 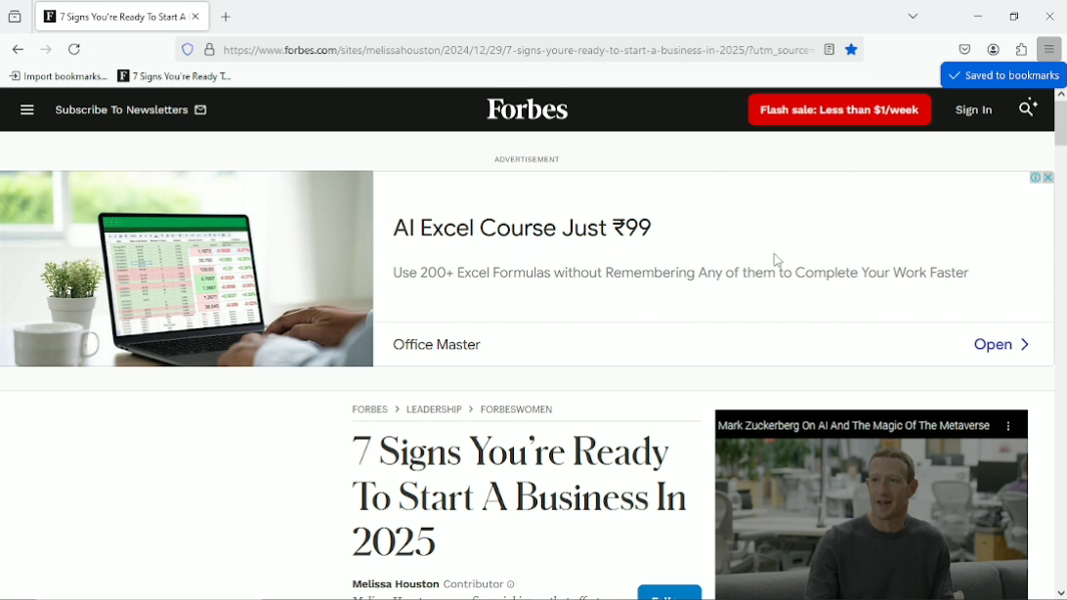 I want to click on list all tabs, so click(x=913, y=16).